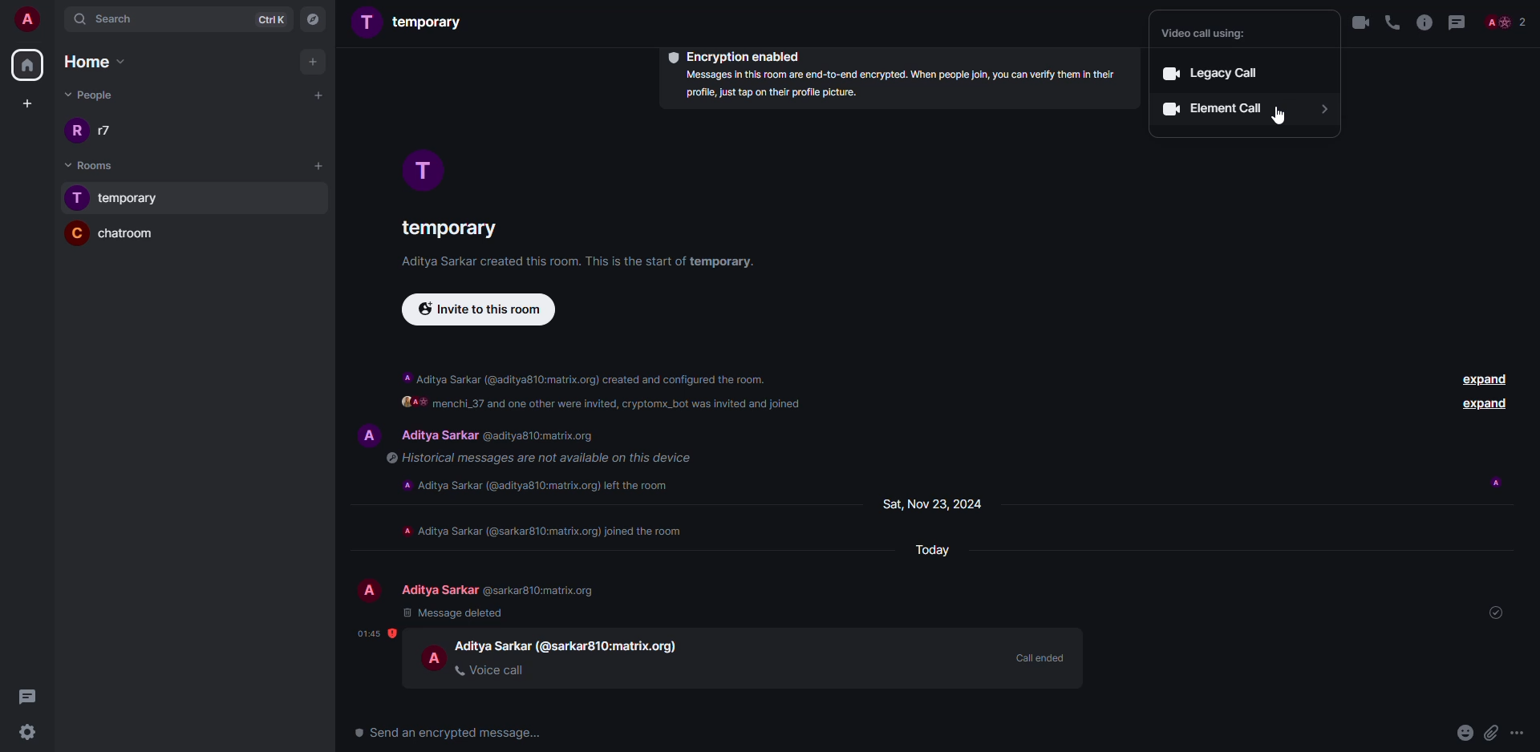 Image resolution: width=1540 pixels, height=752 pixels. Describe the element at coordinates (1485, 404) in the screenshot. I see `expand` at that location.